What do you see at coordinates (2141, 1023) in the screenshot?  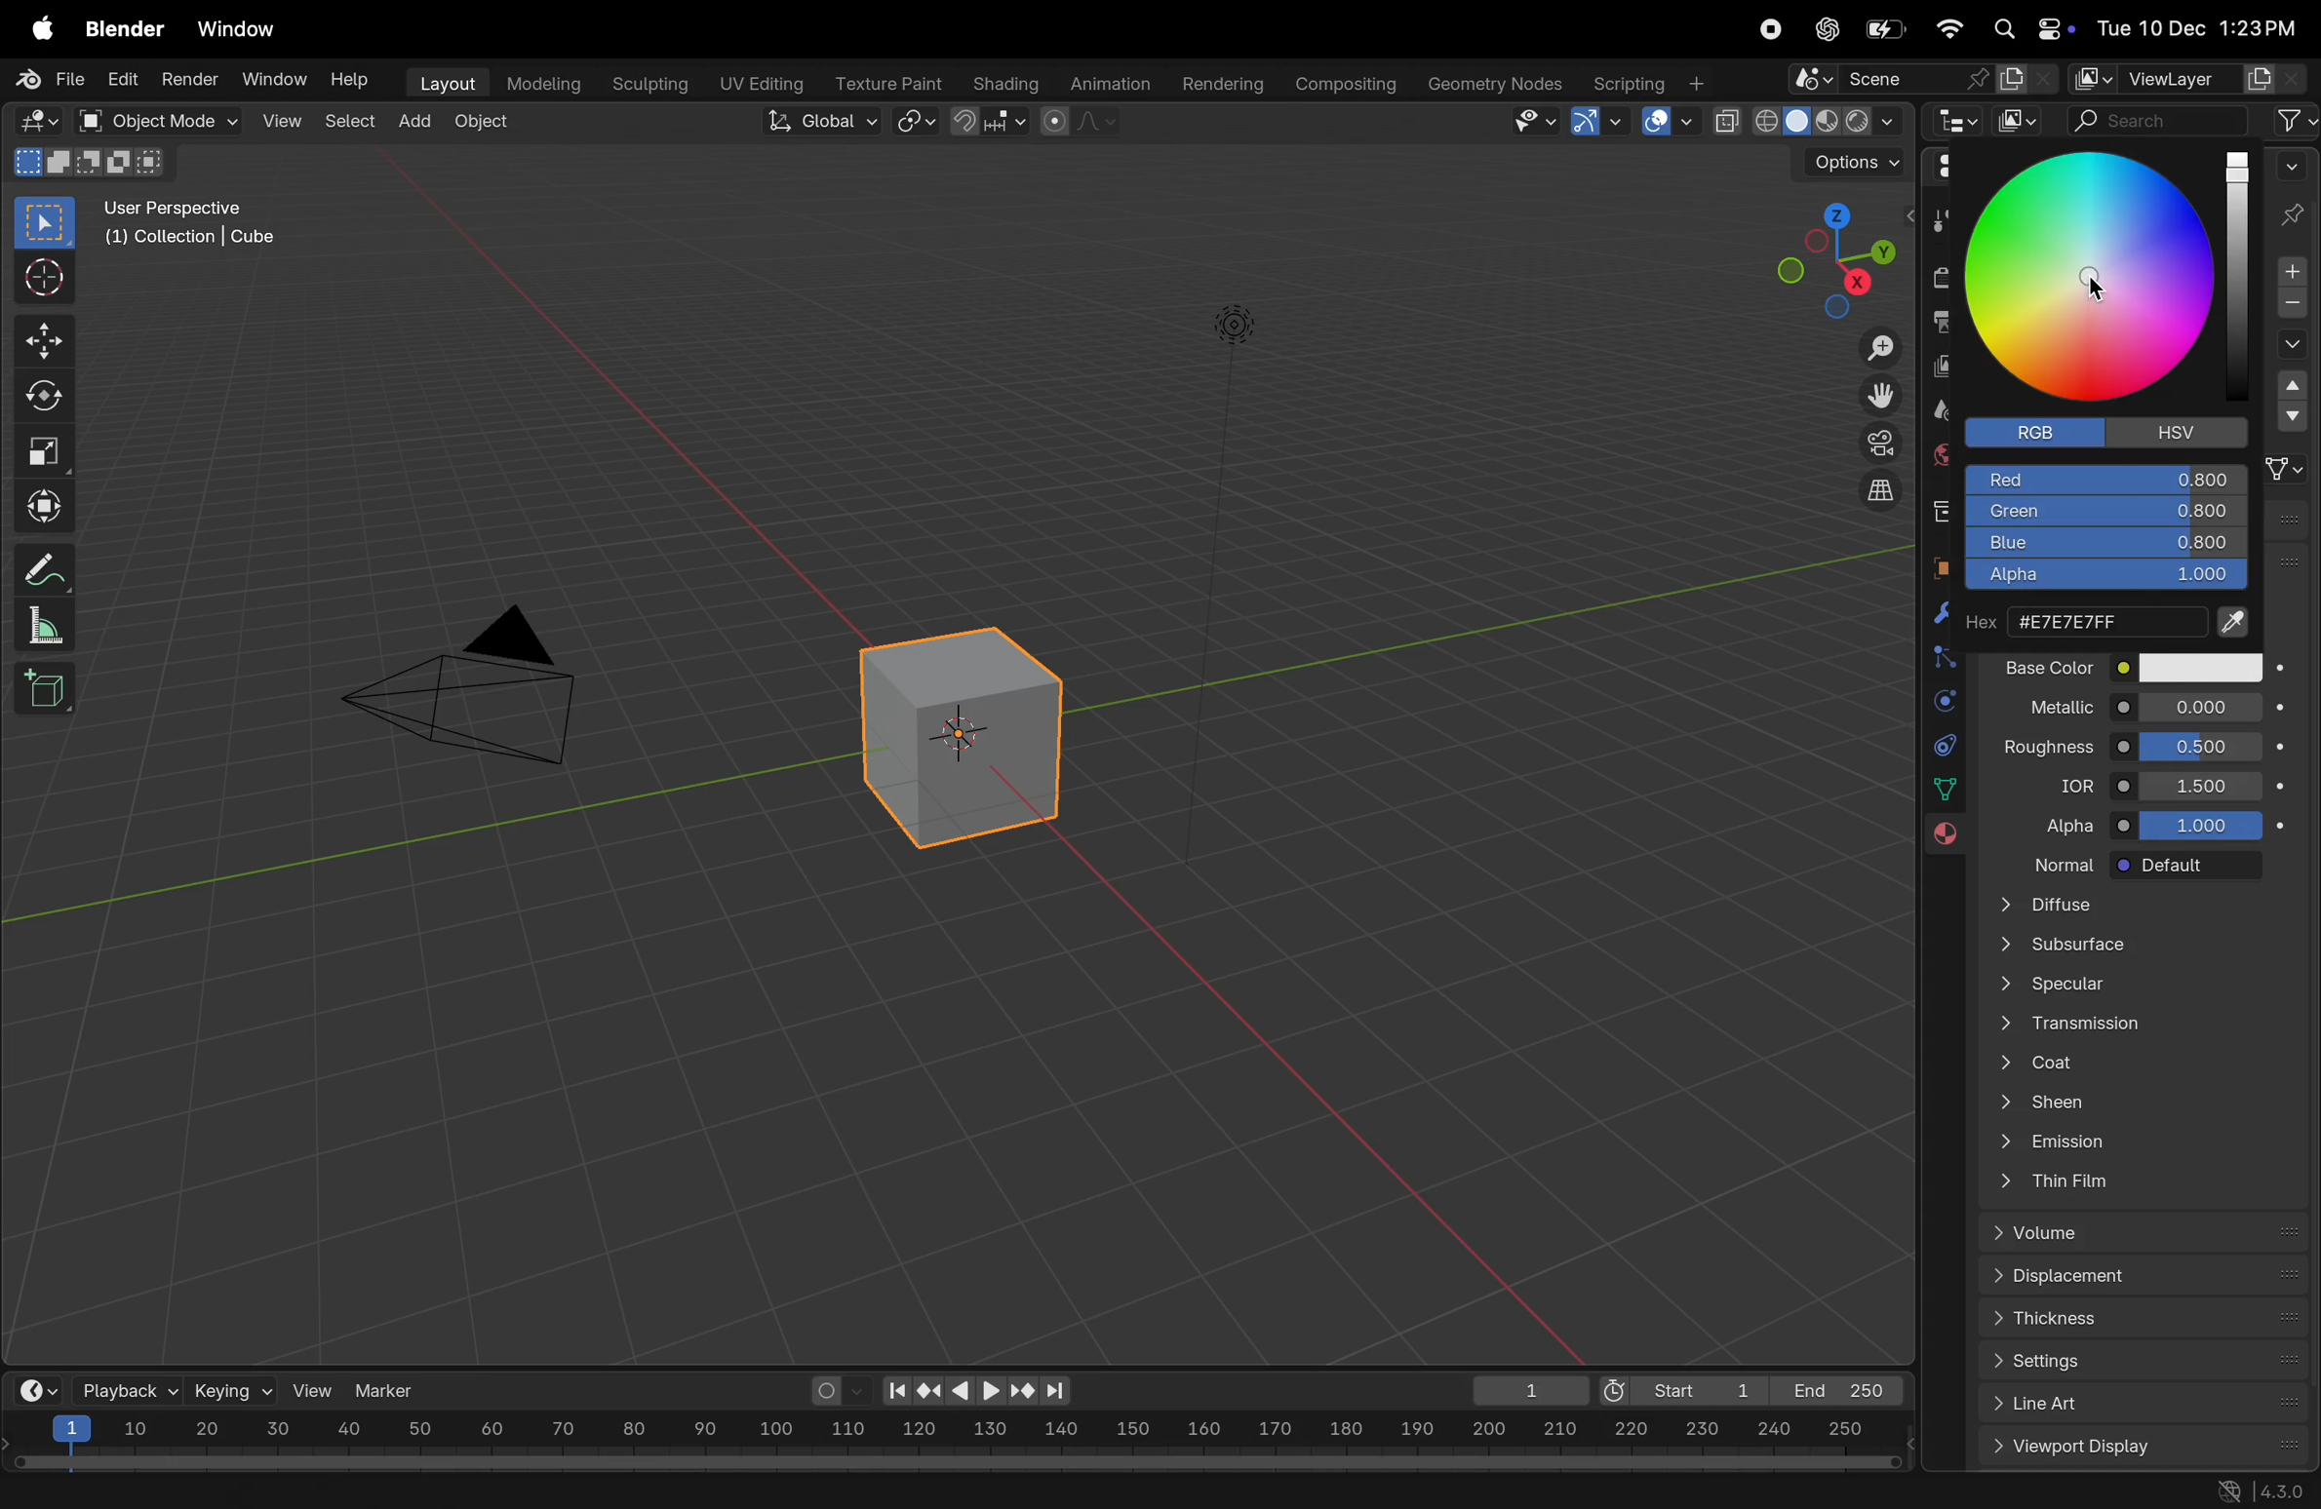 I see `transmission` at bounding box center [2141, 1023].